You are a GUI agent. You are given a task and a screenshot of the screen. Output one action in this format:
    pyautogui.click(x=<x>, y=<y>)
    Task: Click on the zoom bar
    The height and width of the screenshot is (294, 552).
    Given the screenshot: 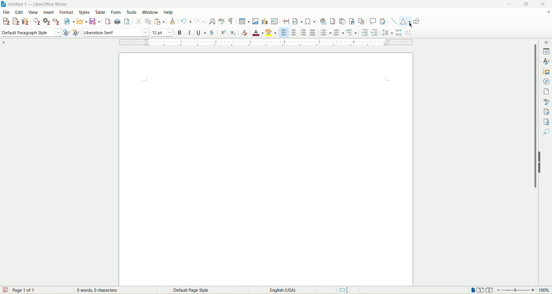 What is the action you would take?
    pyautogui.click(x=516, y=290)
    